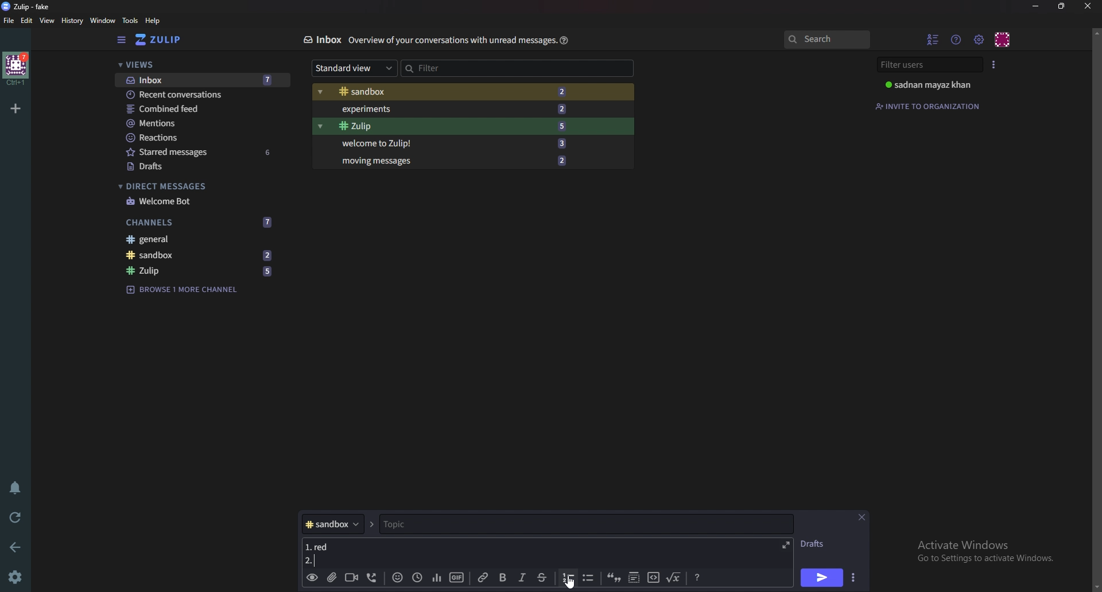 Image resolution: width=1102 pixels, height=592 pixels. Describe the element at coordinates (931, 85) in the screenshot. I see `User` at that location.